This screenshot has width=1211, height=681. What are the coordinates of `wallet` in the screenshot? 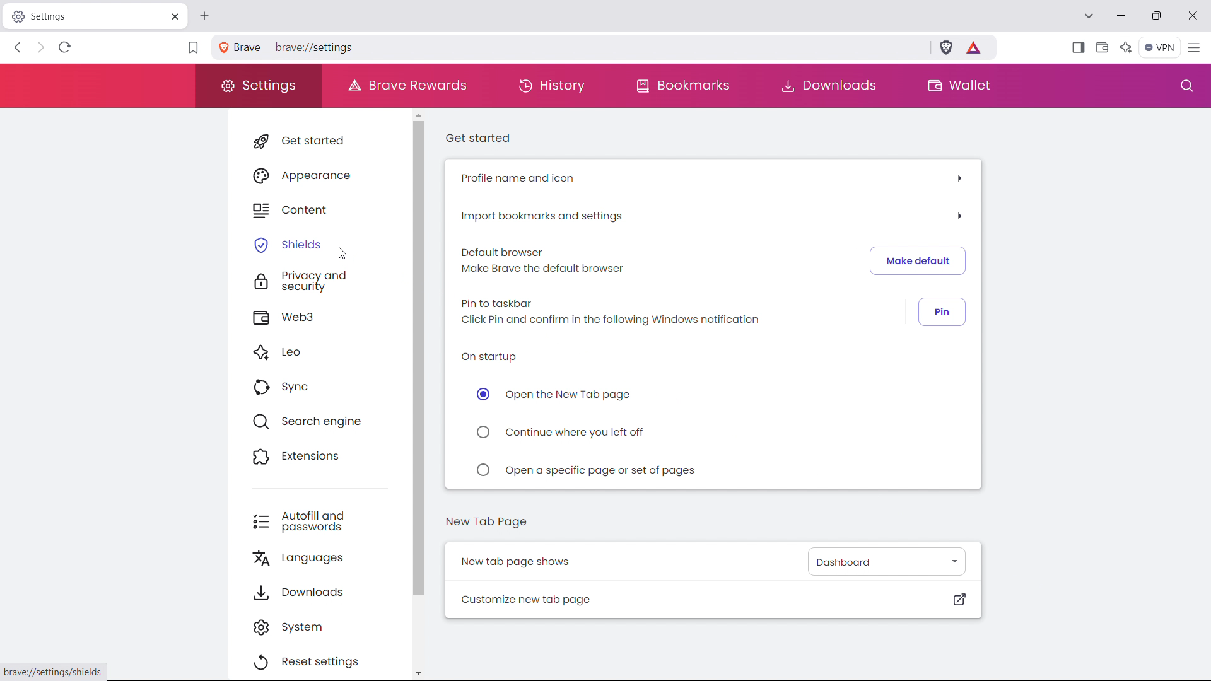 It's located at (956, 85).